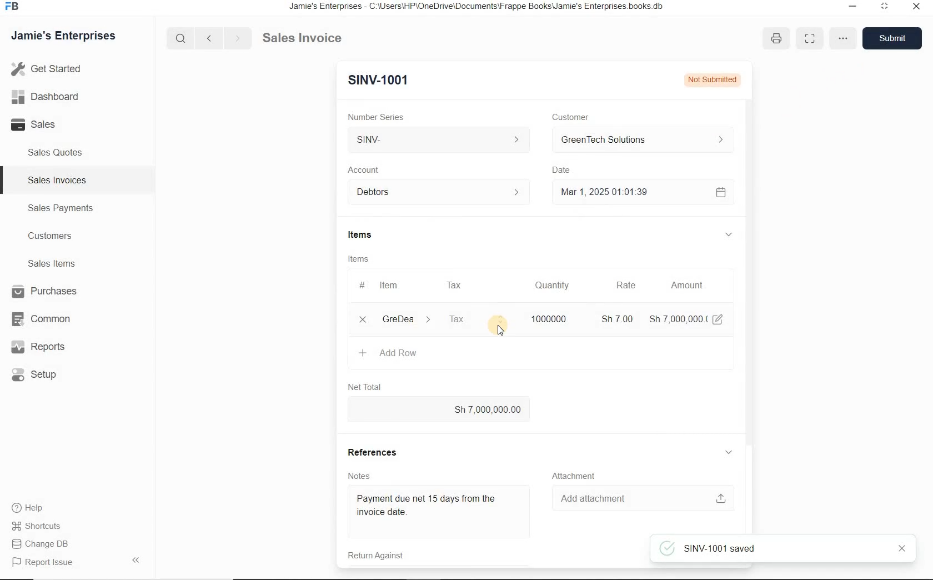 This screenshot has height=580, width=933. I want to click on GreenTech Solutions, so click(638, 141).